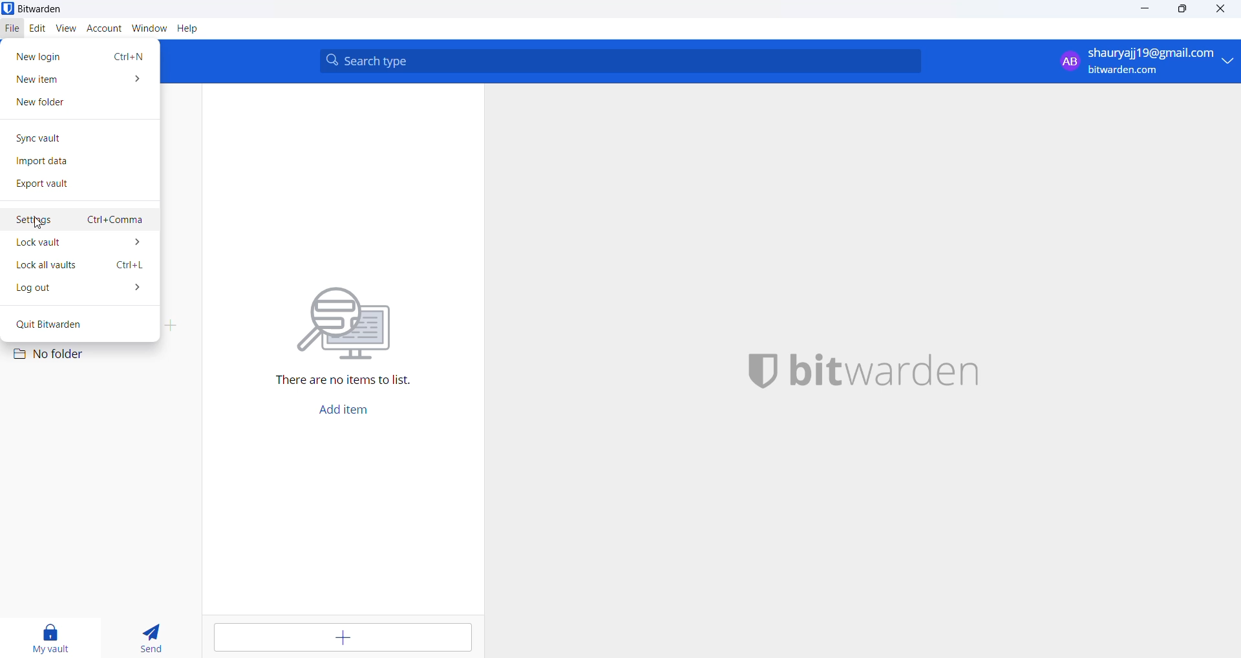 The image size is (1241, 658). Describe the element at coordinates (132, 264) in the screenshot. I see `Ctrl+L` at that location.